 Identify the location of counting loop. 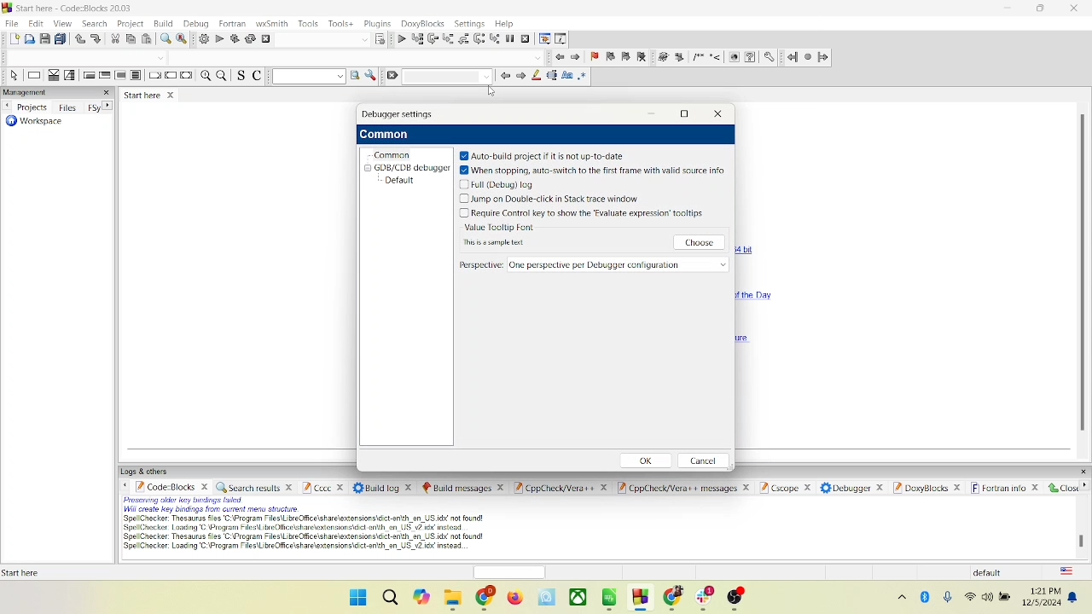
(121, 74).